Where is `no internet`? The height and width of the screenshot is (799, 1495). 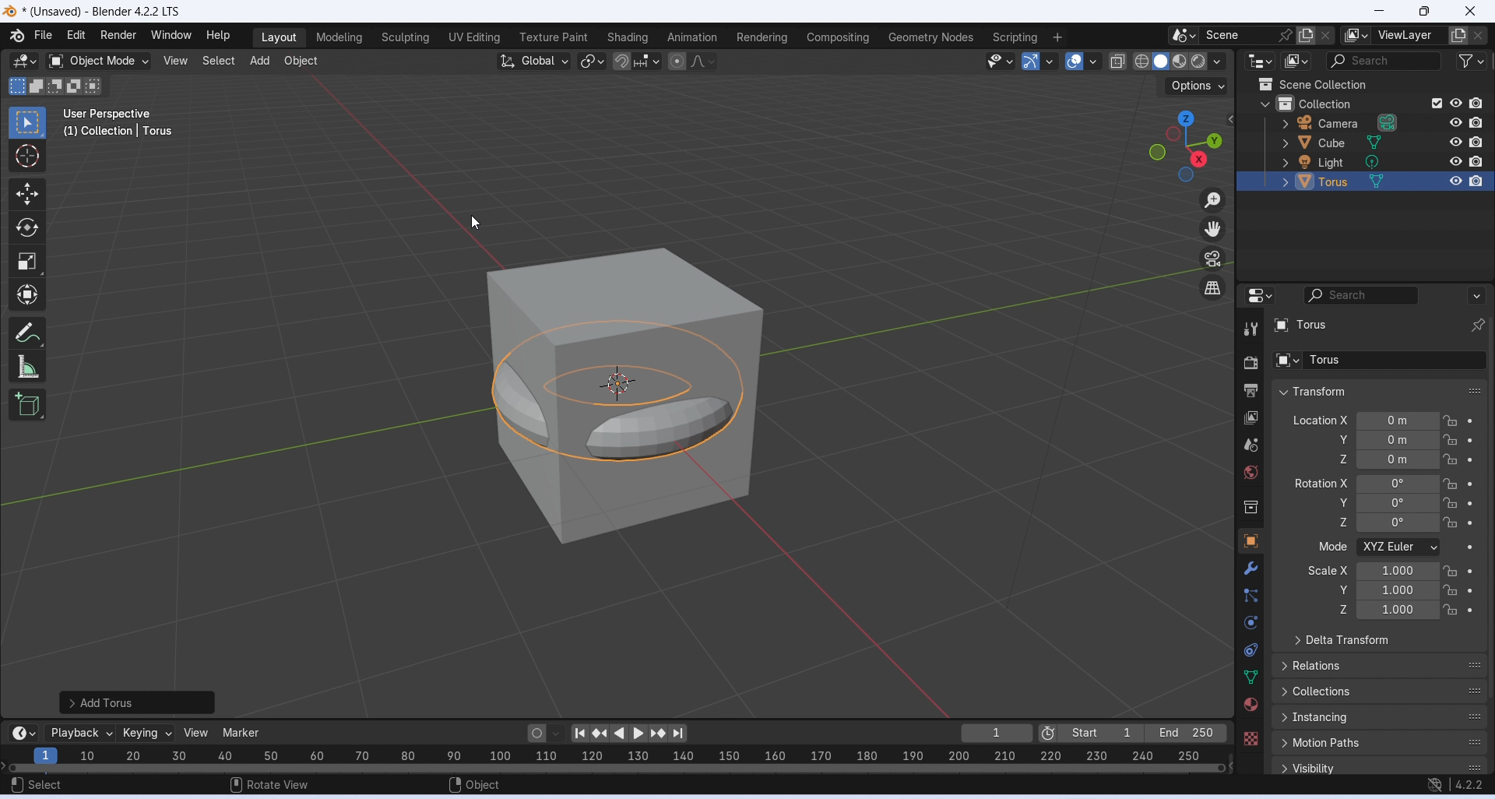 no internet is located at coordinates (1436, 786).